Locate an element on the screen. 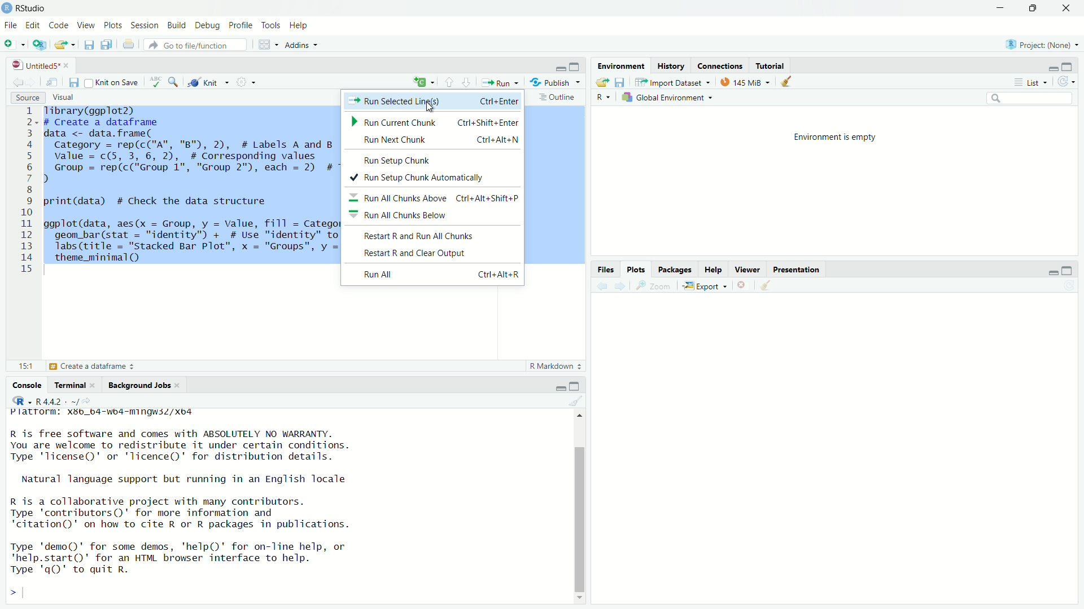 The image size is (1084, 609). Create a dataframe is located at coordinates (91, 367).